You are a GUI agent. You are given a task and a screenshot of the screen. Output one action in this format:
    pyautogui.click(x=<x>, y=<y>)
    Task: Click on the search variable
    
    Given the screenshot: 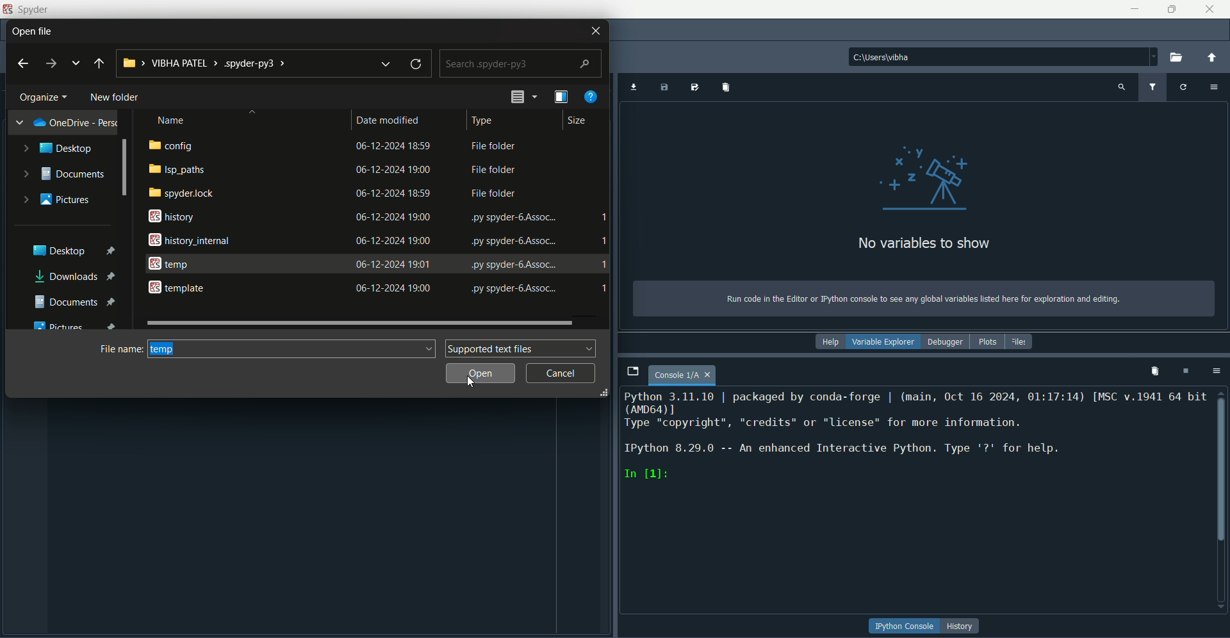 What is the action you would take?
    pyautogui.click(x=1120, y=88)
    